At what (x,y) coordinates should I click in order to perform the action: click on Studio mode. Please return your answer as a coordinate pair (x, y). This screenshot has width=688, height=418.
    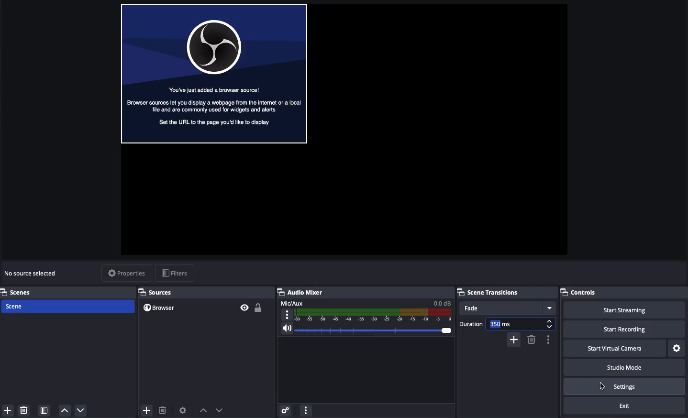
    Looking at the image, I should click on (624, 369).